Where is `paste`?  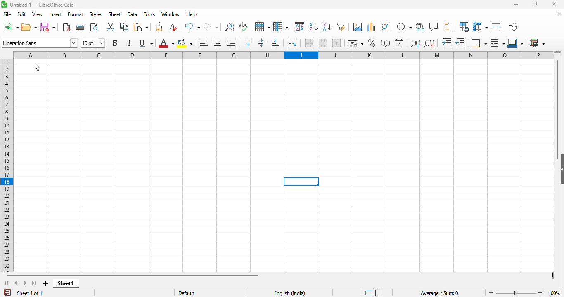
paste is located at coordinates (140, 27).